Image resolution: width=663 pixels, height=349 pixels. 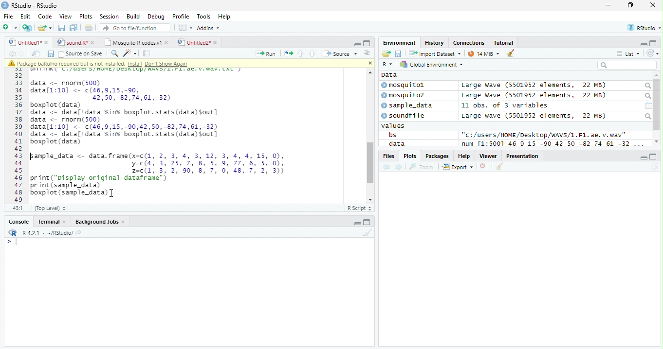 What do you see at coordinates (404, 116) in the screenshot?
I see `soundfile` at bounding box center [404, 116].